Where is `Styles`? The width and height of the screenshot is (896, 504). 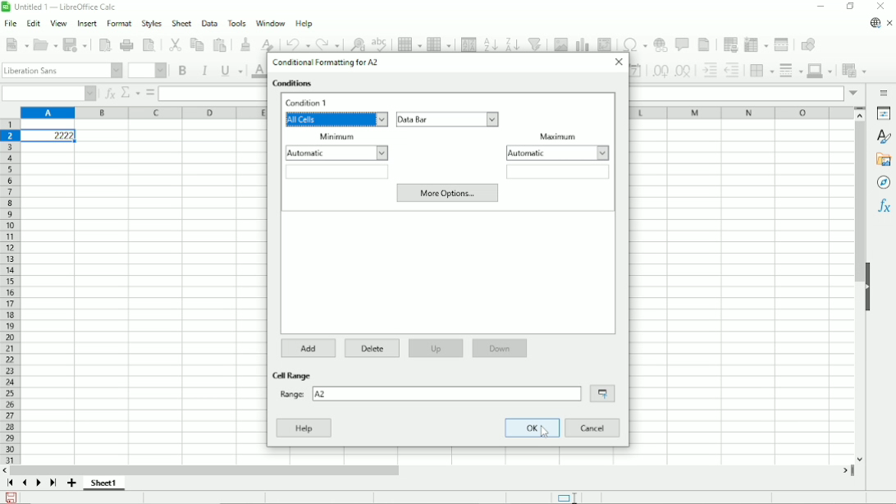 Styles is located at coordinates (885, 137).